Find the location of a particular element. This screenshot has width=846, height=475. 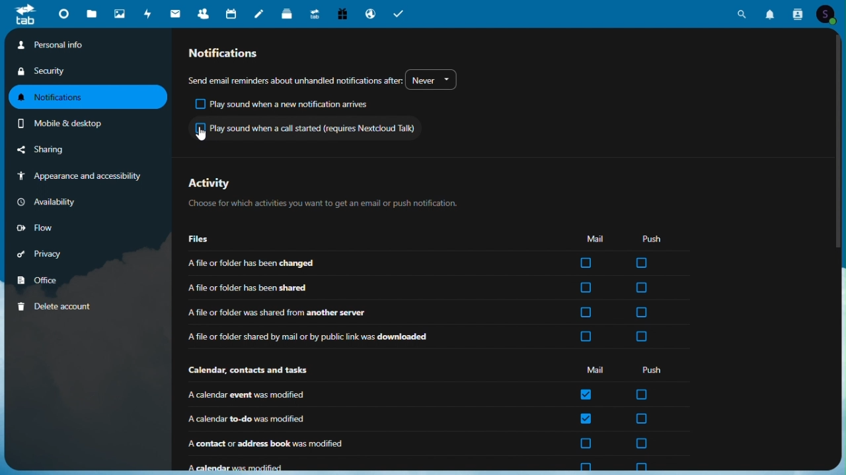

Play sound for new notification is located at coordinates (284, 104).